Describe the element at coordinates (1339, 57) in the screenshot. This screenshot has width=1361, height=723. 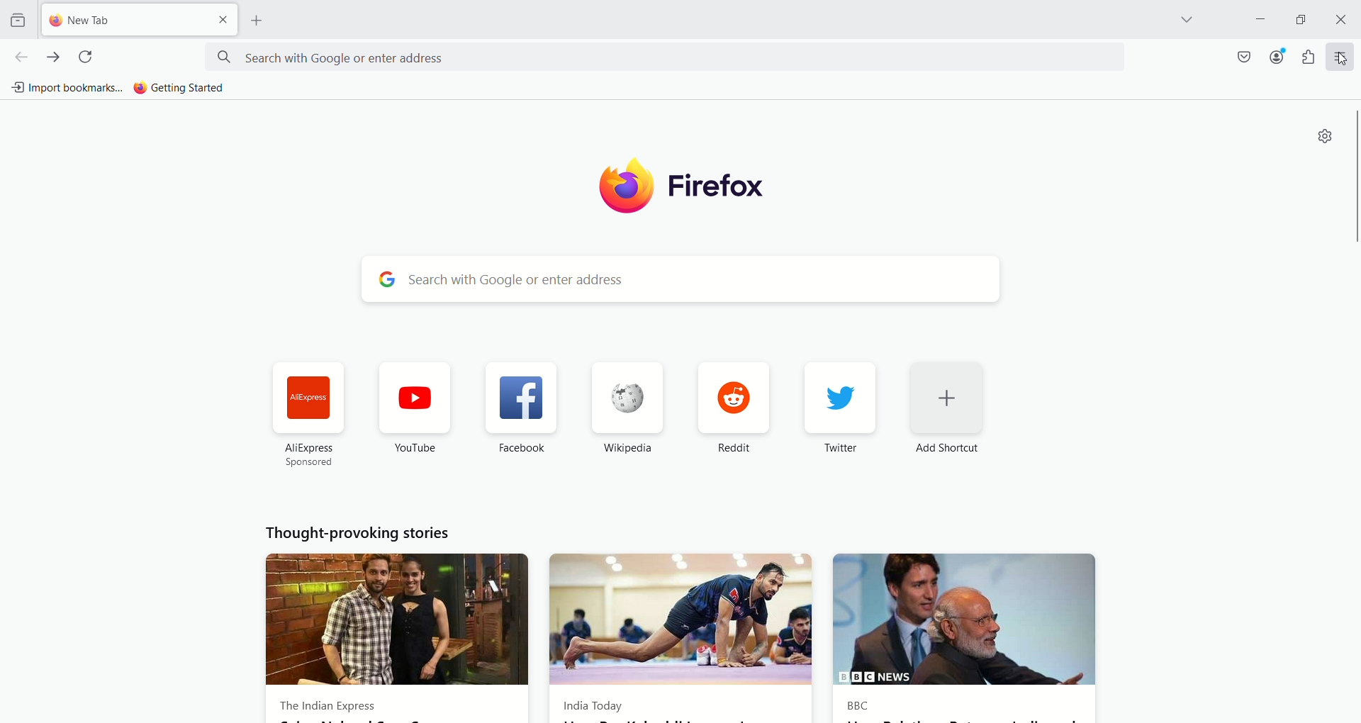
I see `open application menu` at that location.